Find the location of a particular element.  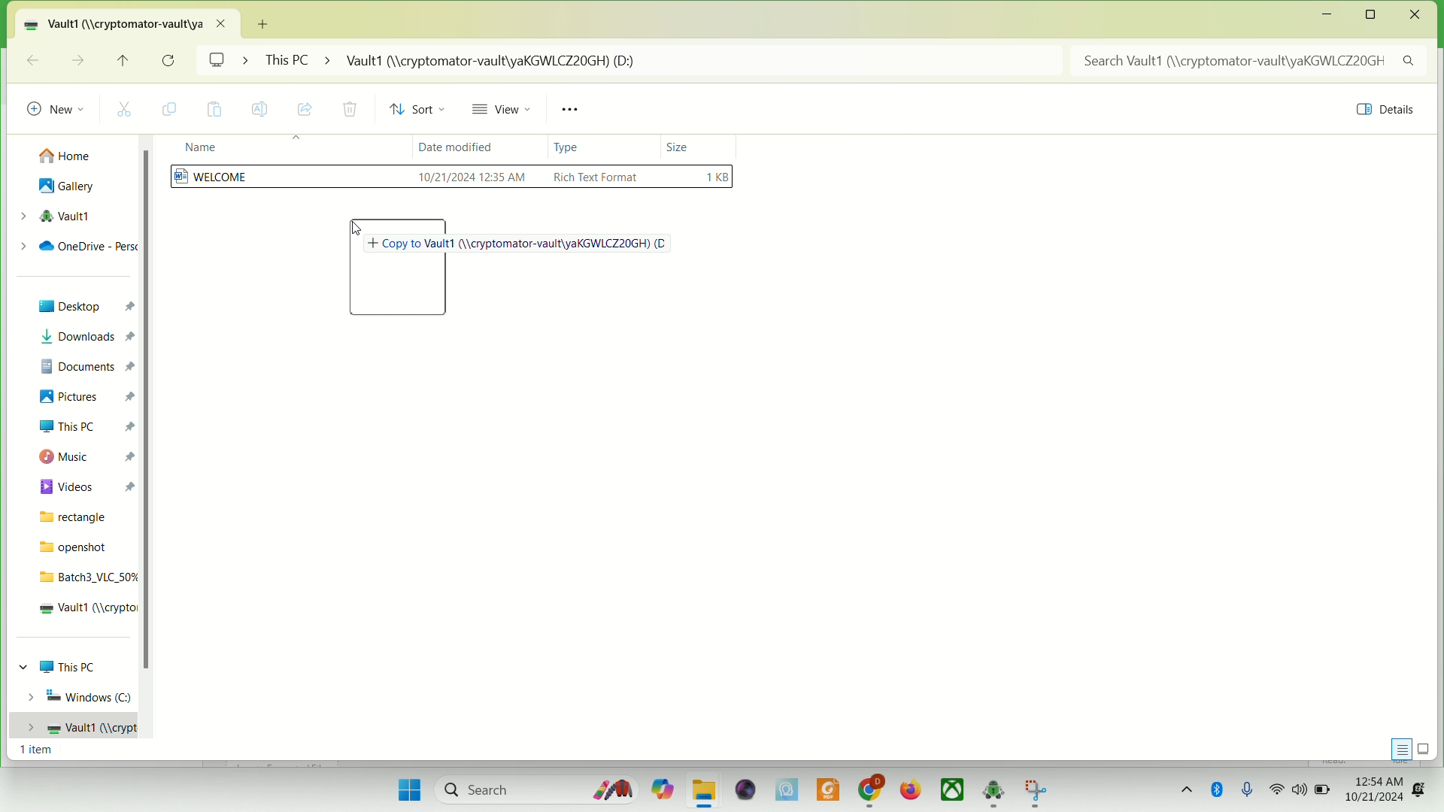

openshot is located at coordinates (75, 547).